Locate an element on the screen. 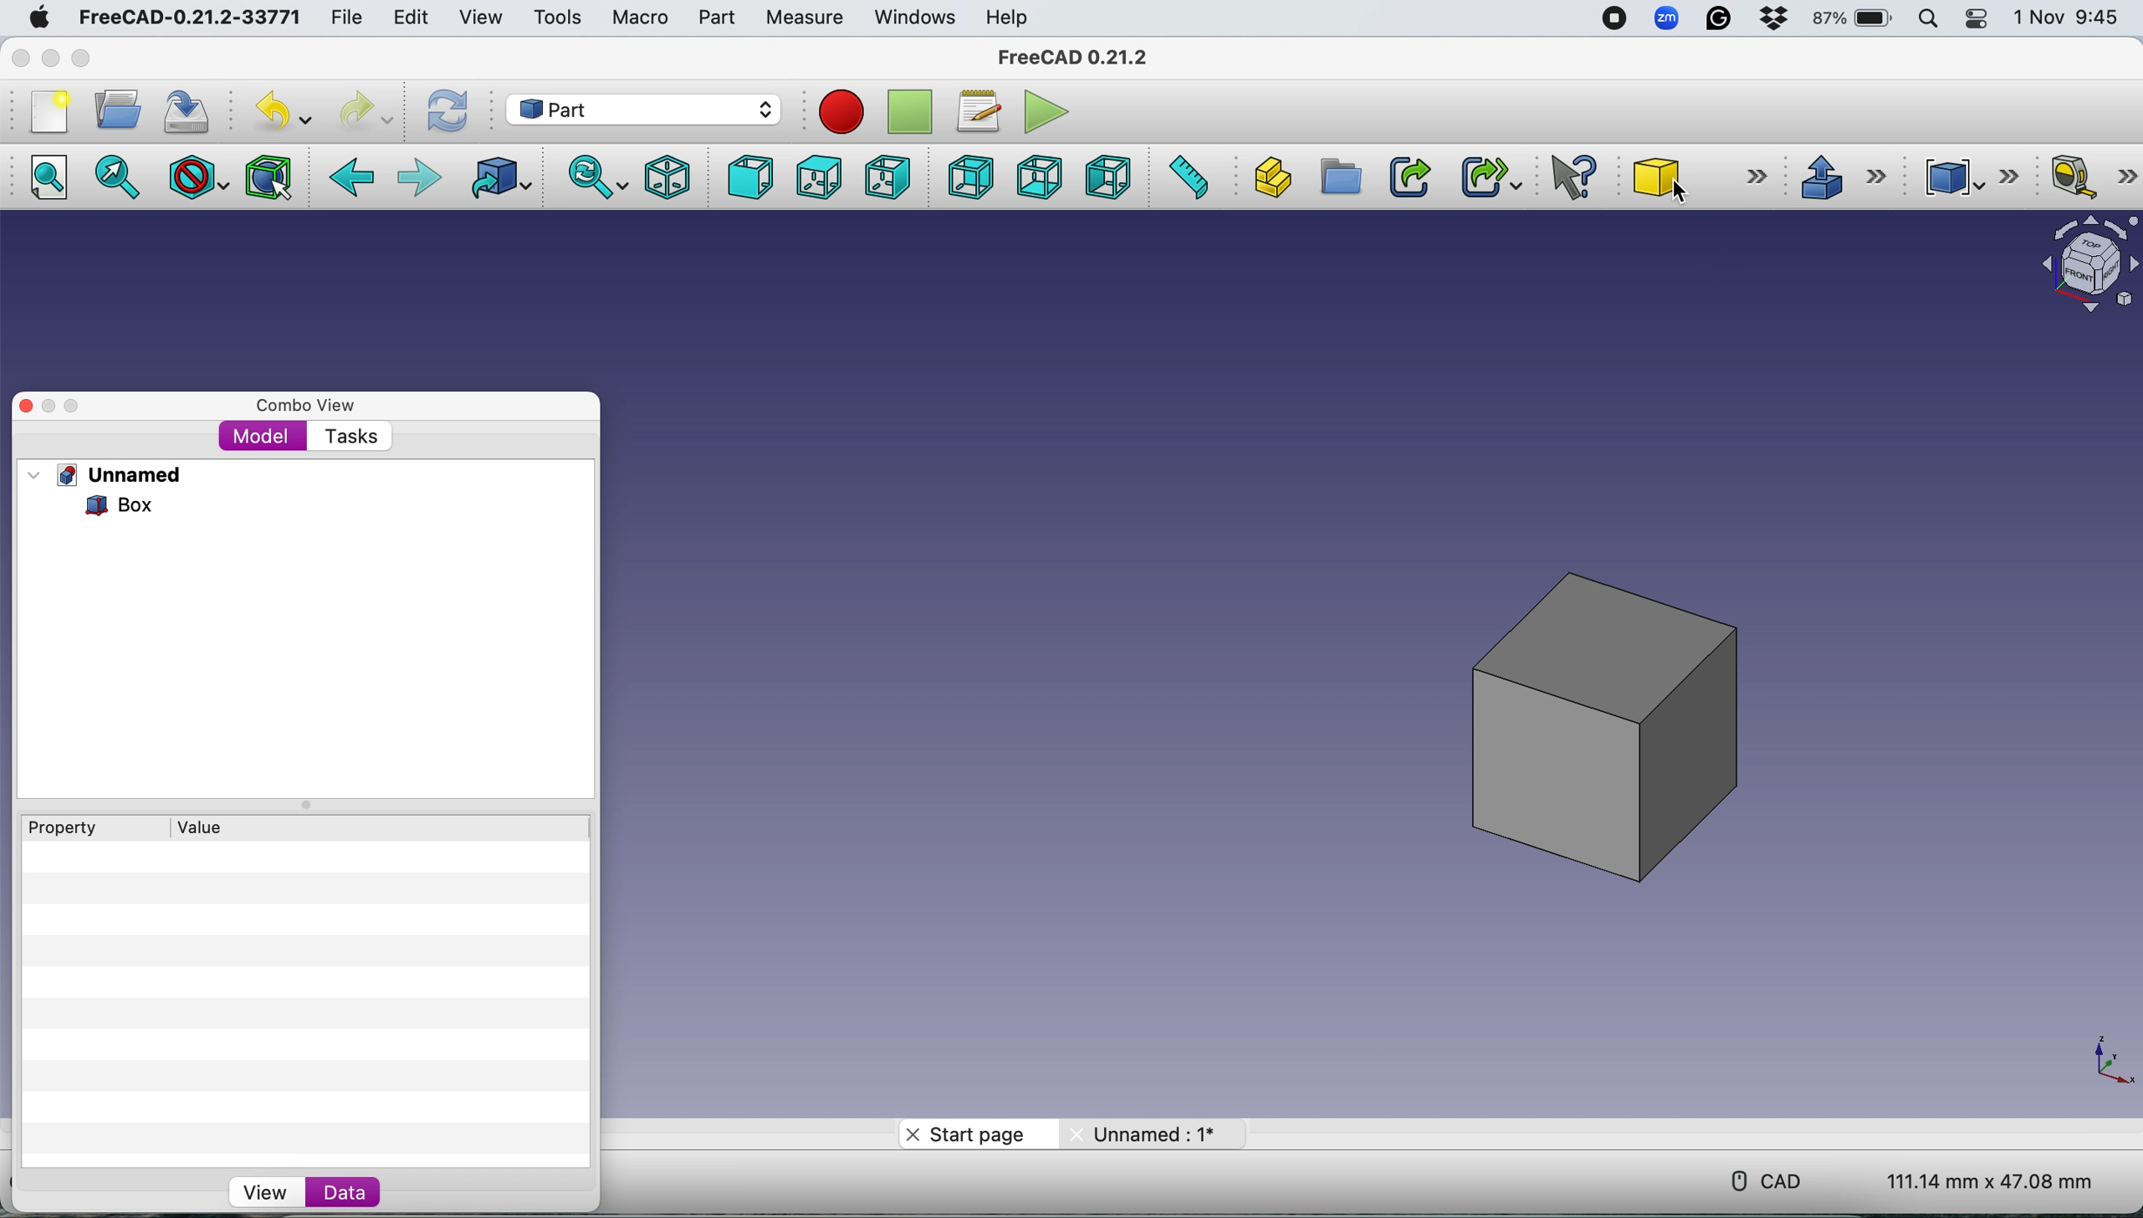 The height and width of the screenshot is (1218, 2143). Maximise is located at coordinates (82, 59).